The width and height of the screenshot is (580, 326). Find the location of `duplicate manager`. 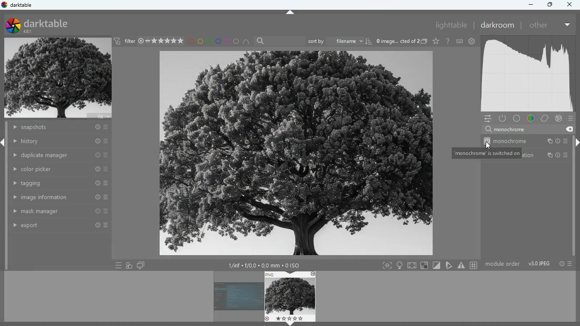

duplicate manager is located at coordinates (60, 155).